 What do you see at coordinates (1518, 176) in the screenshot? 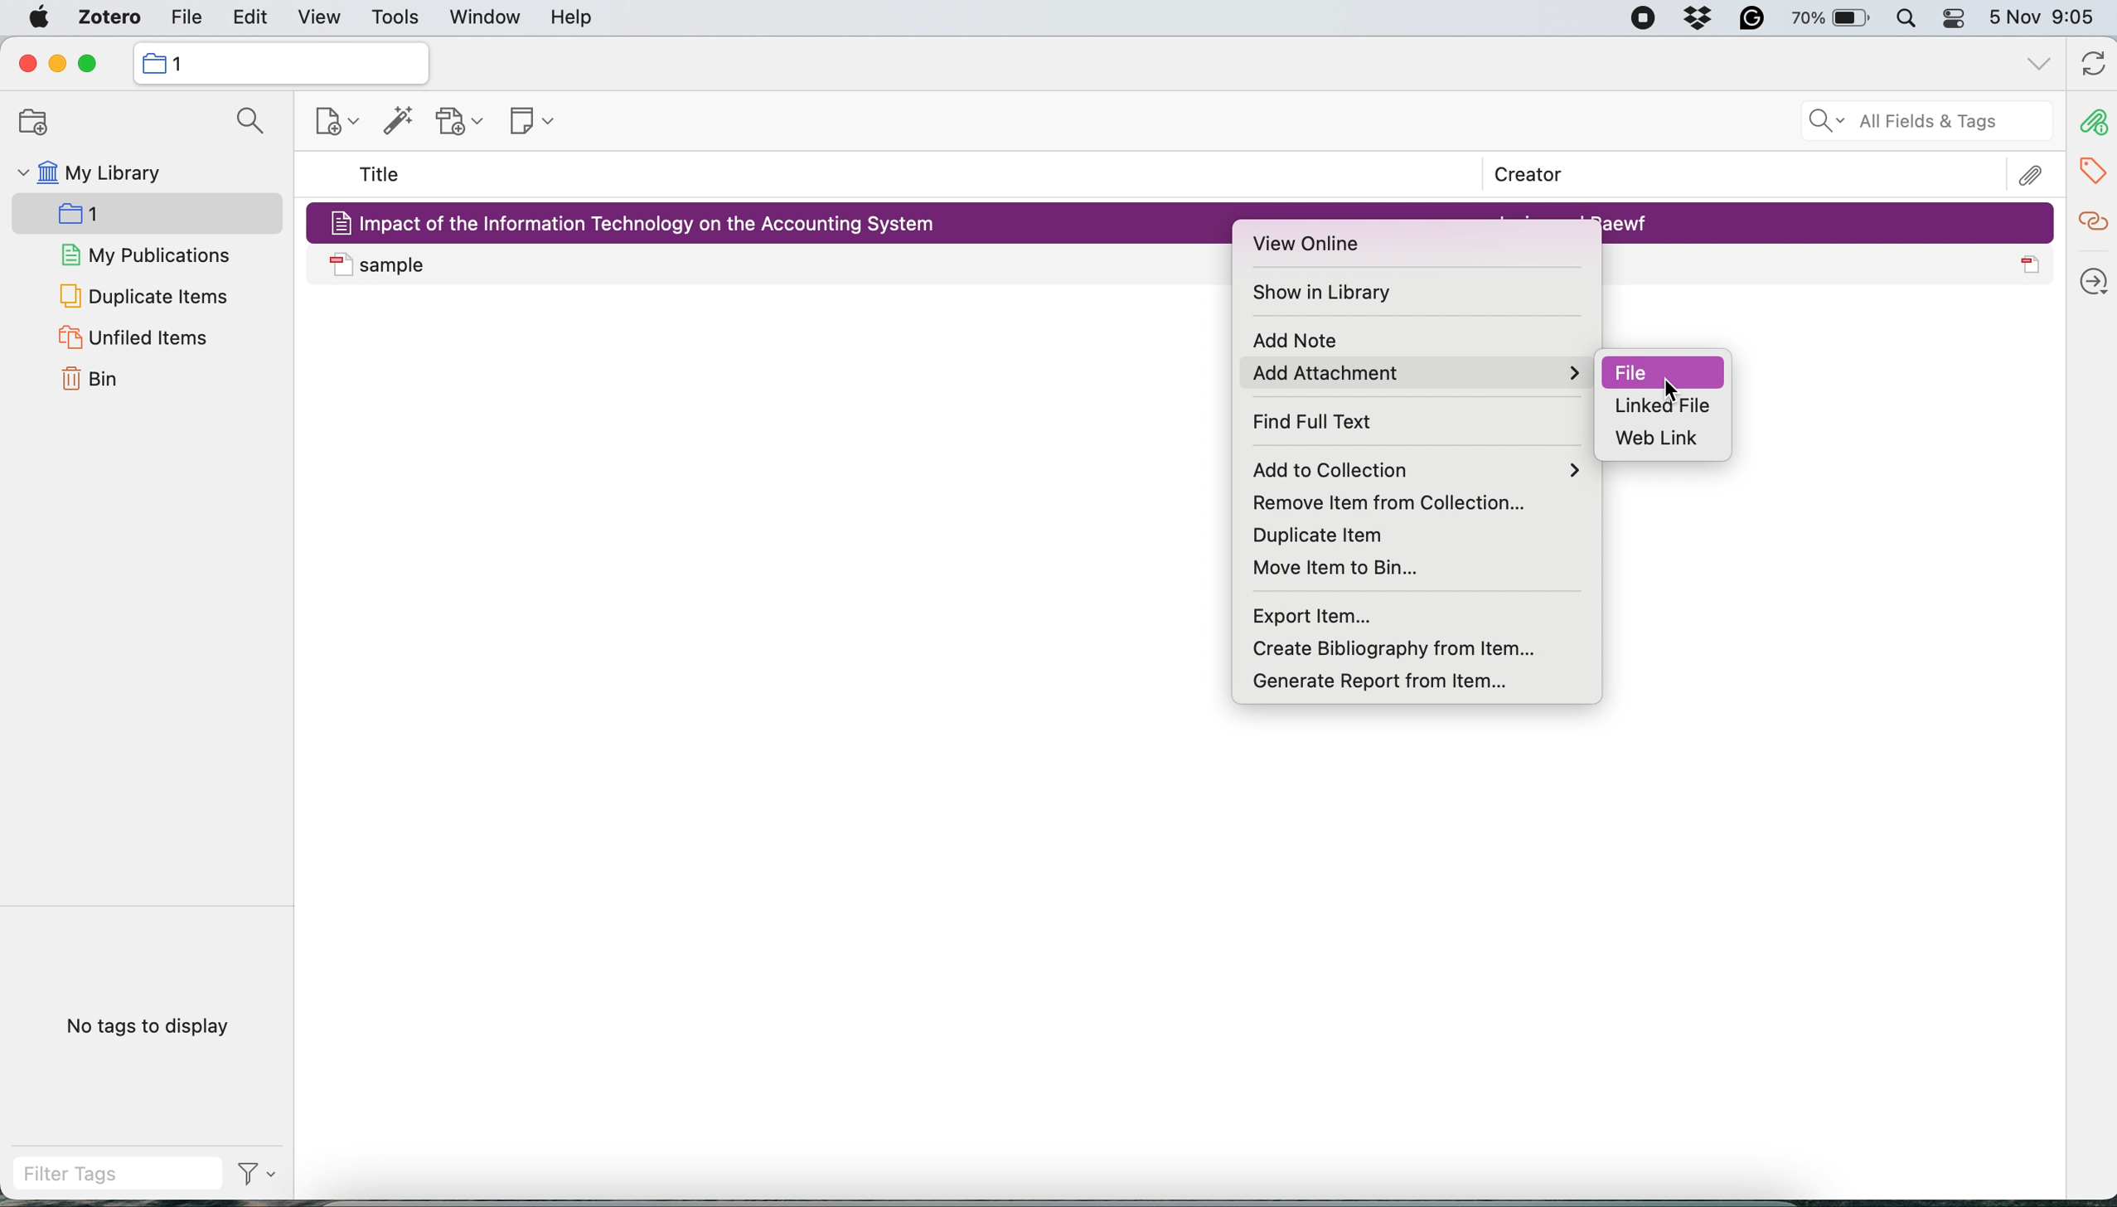
I see `creator` at bounding box center [1518, 176].